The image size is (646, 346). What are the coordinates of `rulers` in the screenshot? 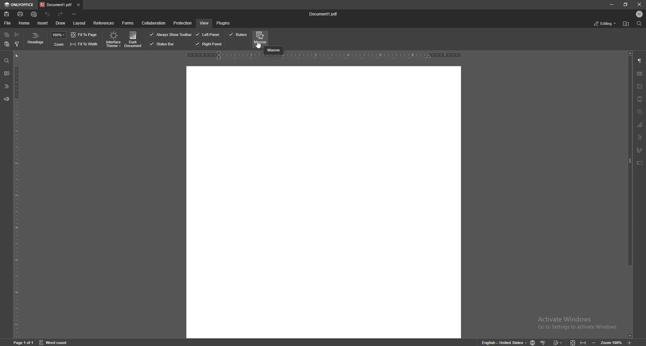 It's located at (238, 35).